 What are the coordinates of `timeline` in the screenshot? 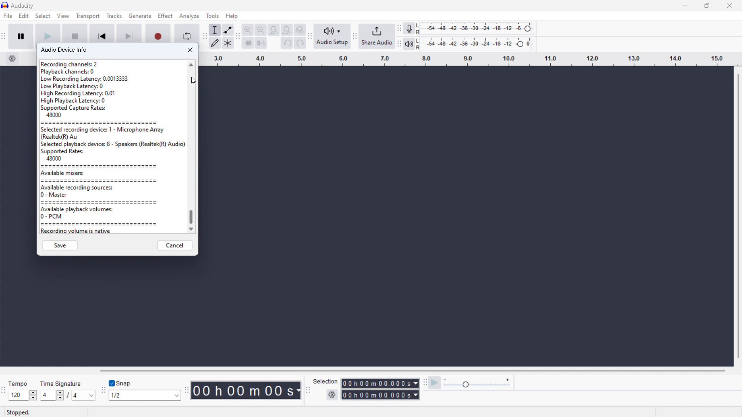 It's located at (471, 59).